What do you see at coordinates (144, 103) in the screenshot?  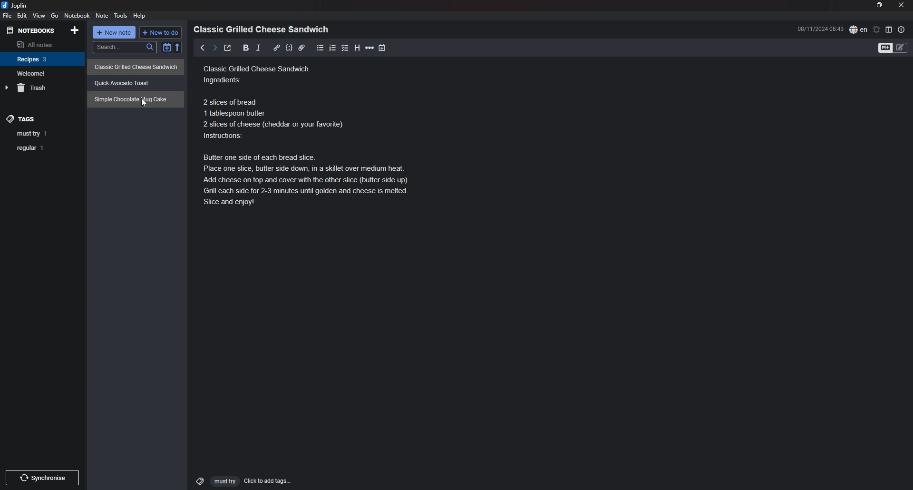 I see `cursor` at bounding box center [144, 103].